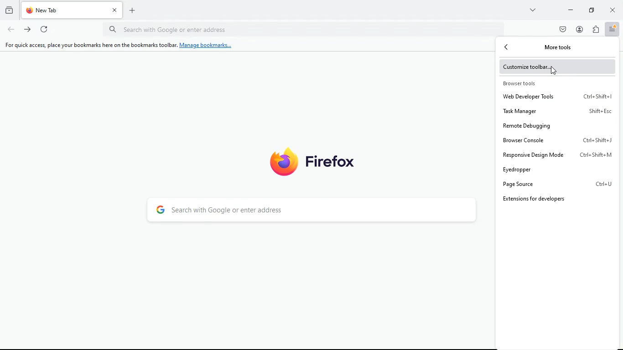  I want to click on page source, so click(556, 185).